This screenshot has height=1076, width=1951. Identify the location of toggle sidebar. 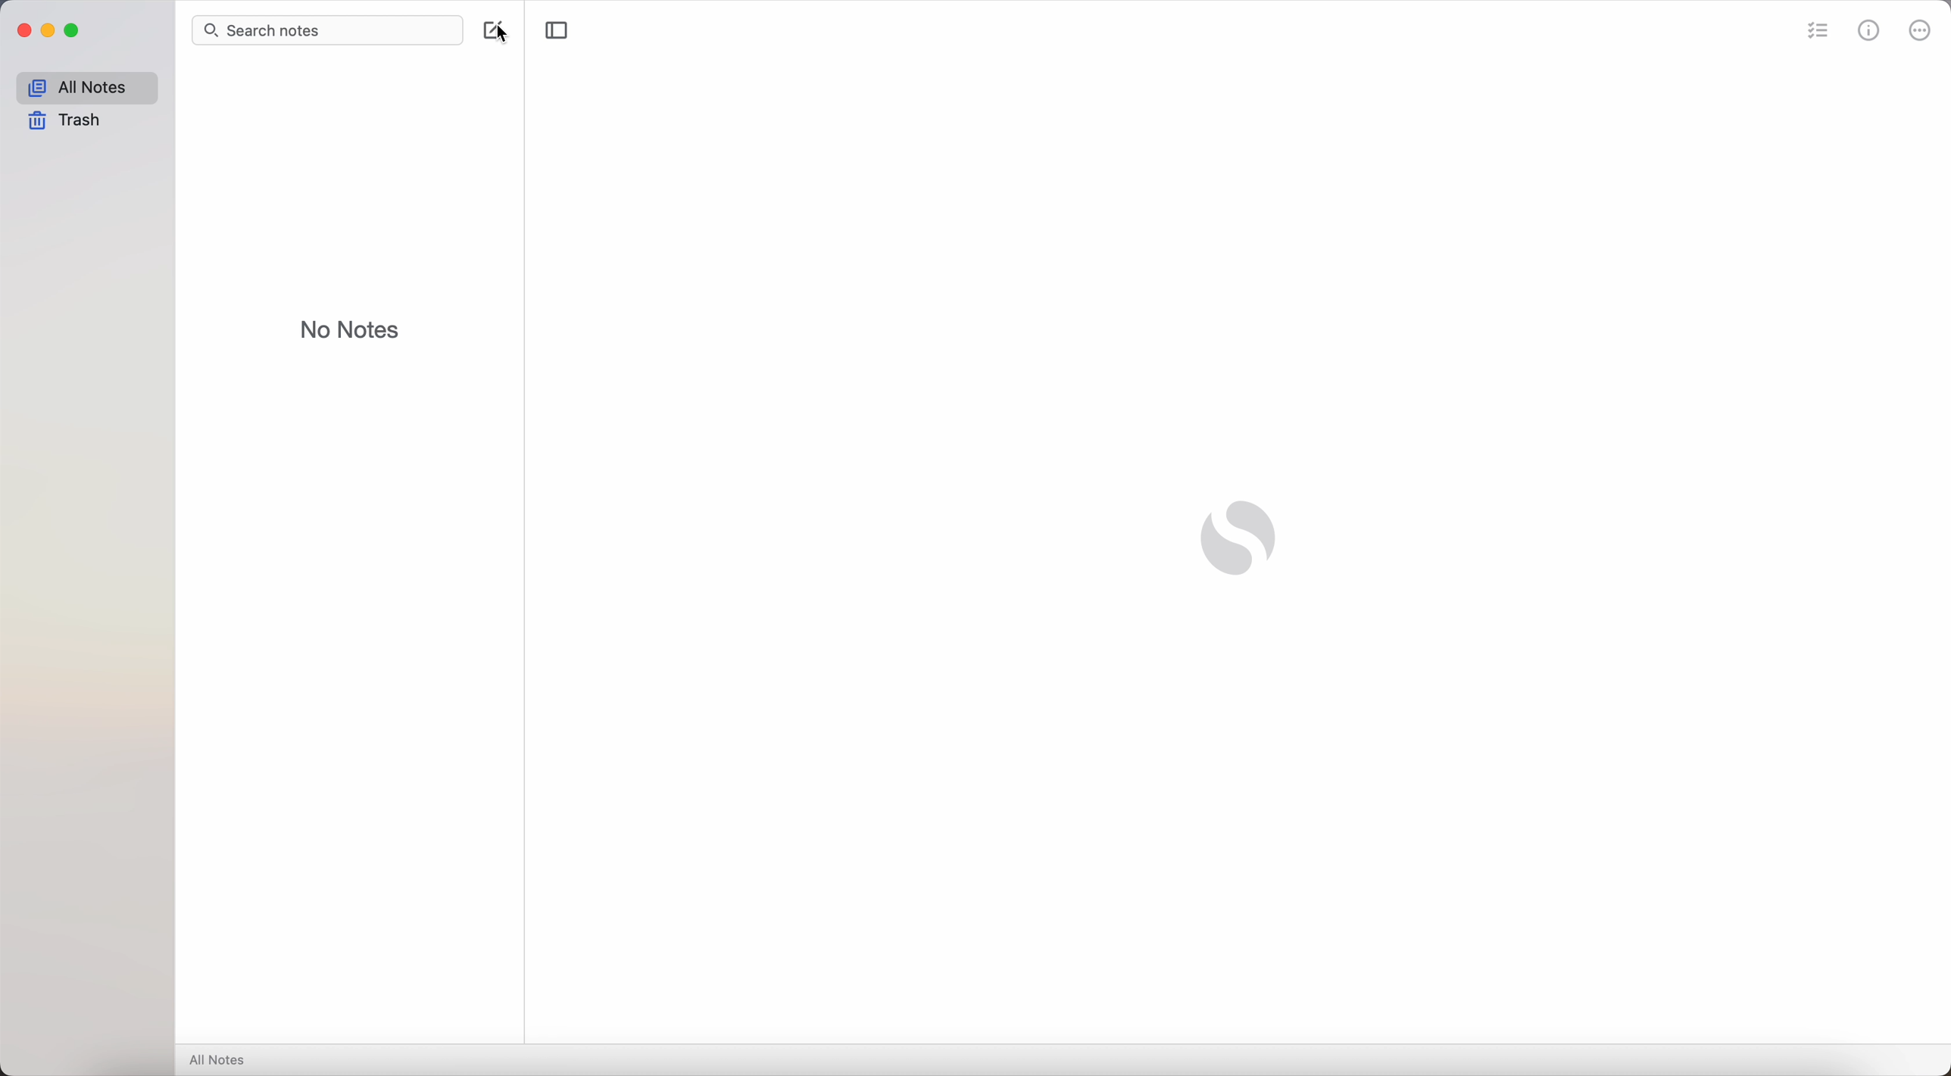
(557, 30).